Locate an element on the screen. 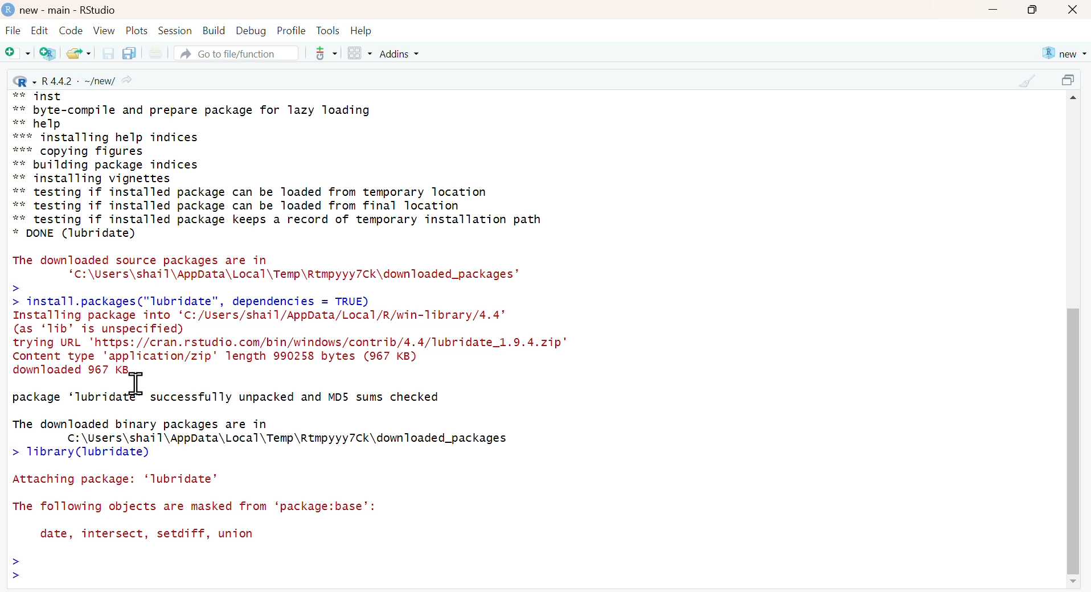 This screenshot has height=592, width=1091. Tools is located at coordinates (328, 30).